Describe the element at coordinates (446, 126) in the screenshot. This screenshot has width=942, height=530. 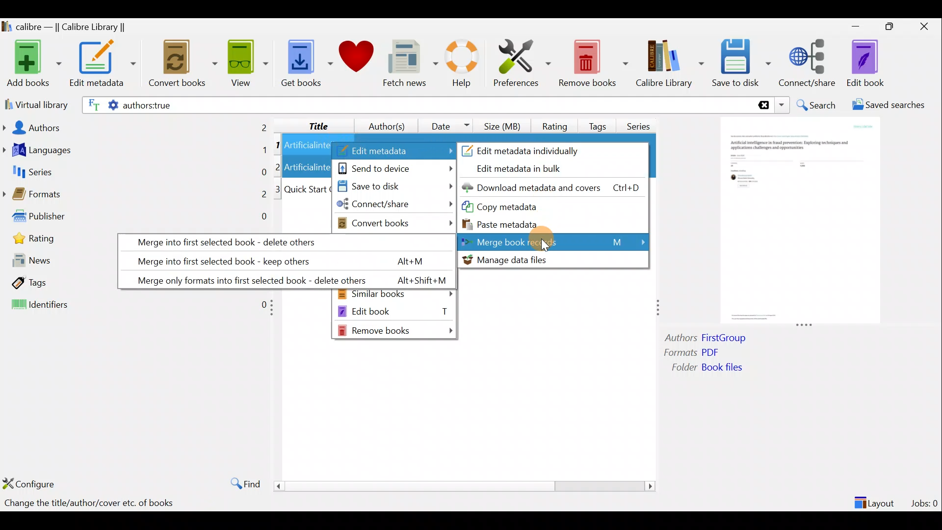
I see `Date` at that location.